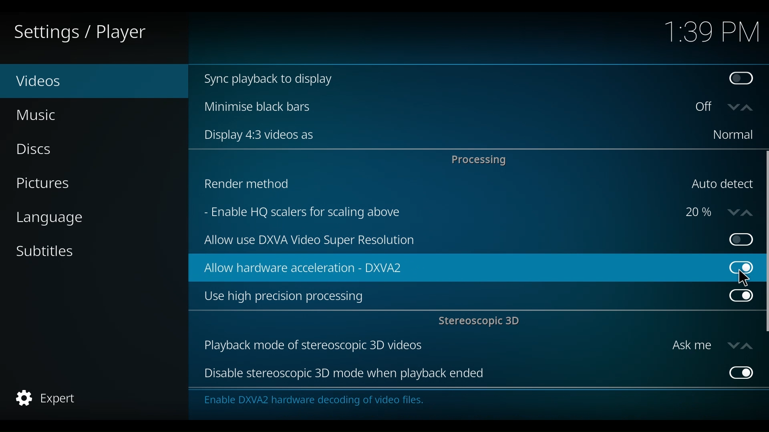  What do you see at coordinates (721, 184) in the screenshot?
I see `Auto detect` at bounding box center [721, 184].